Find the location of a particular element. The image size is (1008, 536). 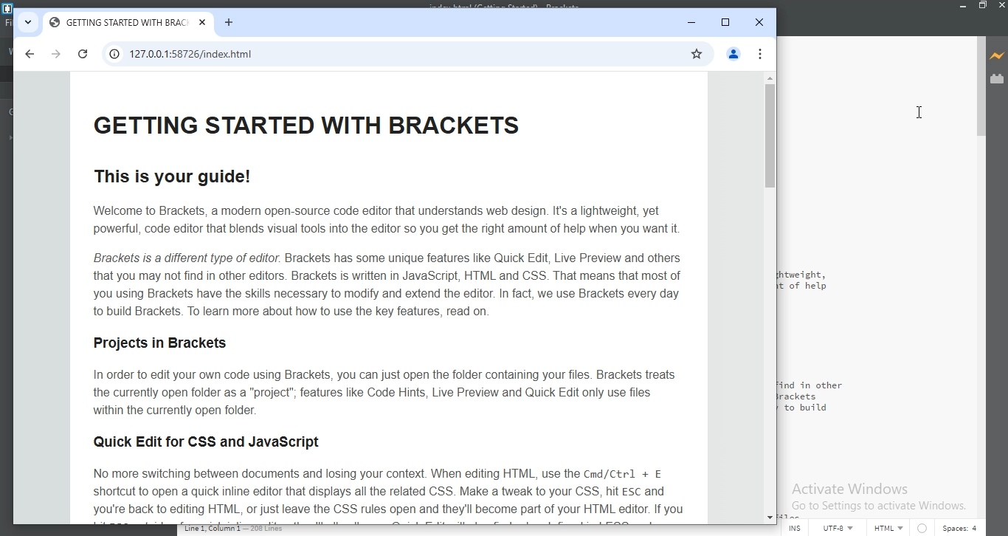

UTF-8 is located at coordinates (837, 529).